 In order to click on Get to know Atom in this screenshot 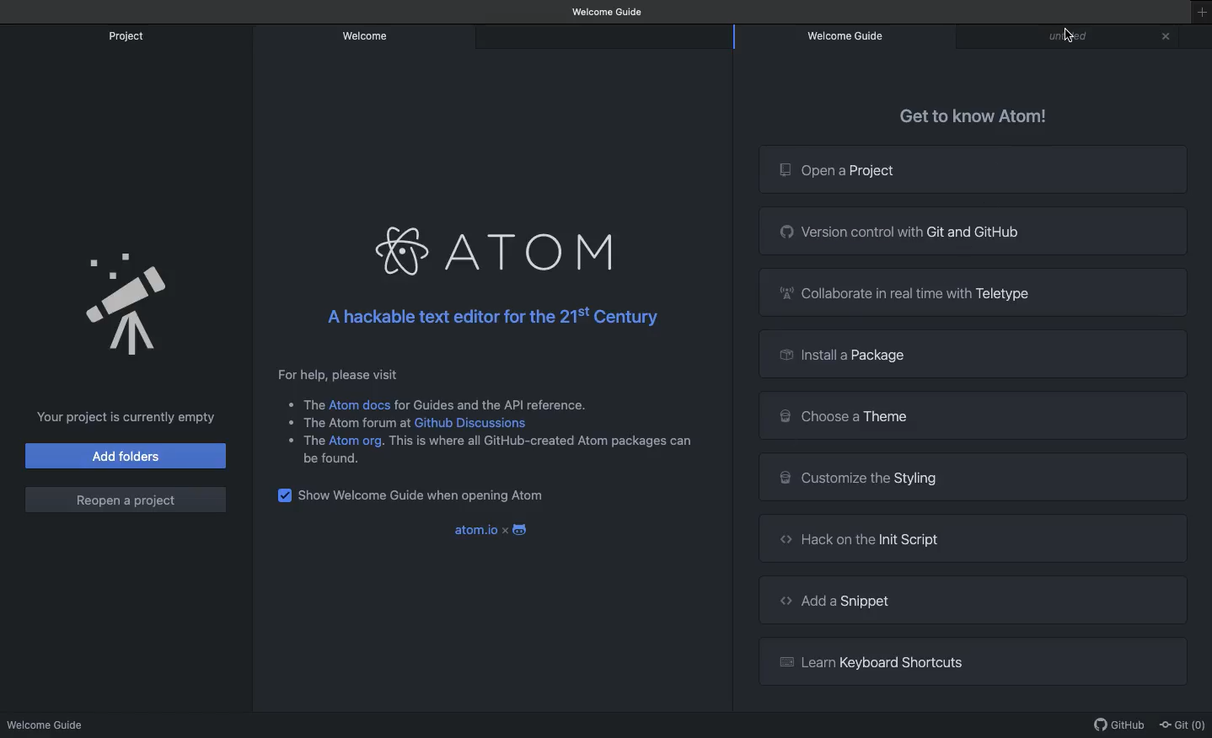, I will do `click(971, 117)`.